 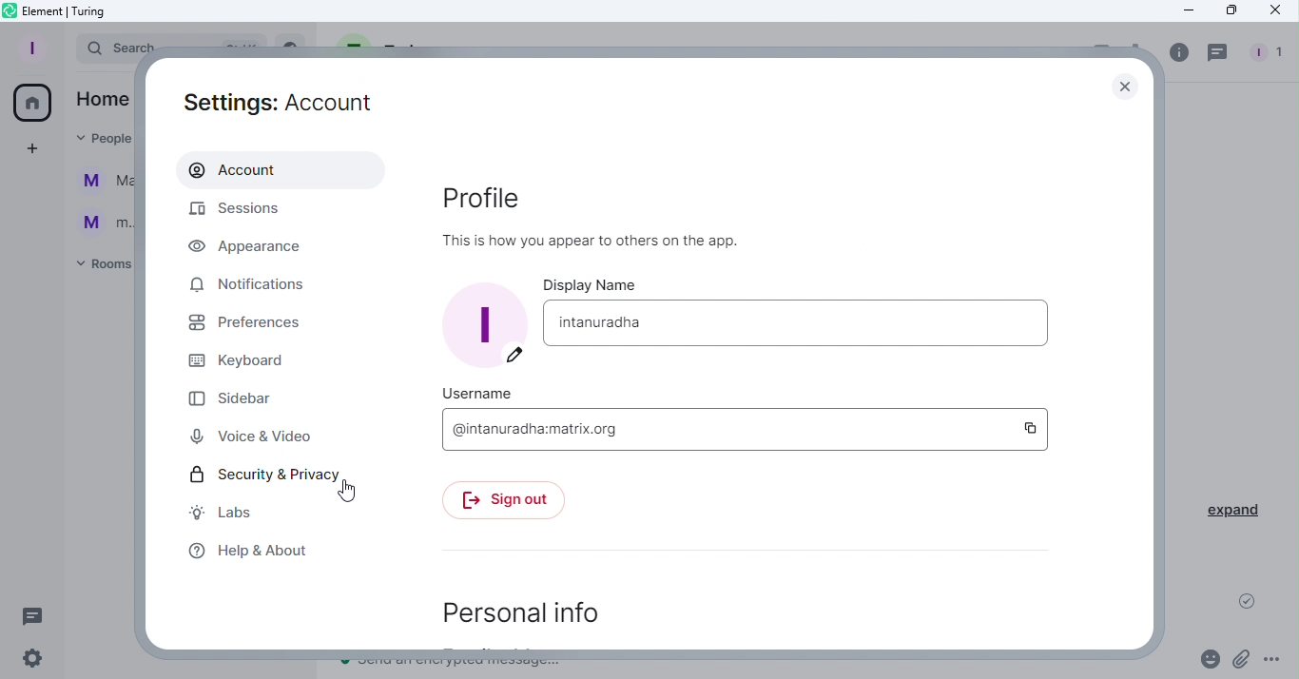 I want to click on Sessions, so click(x=238, y=211).